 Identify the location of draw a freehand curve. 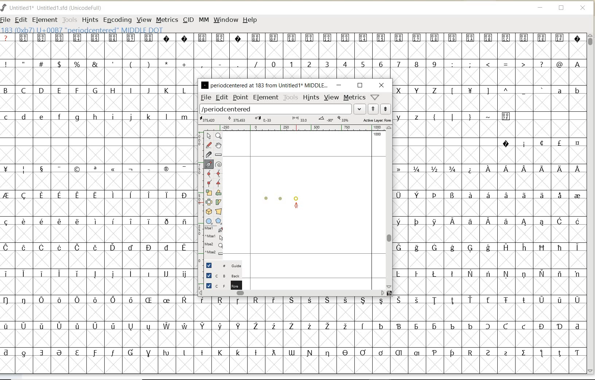
(209, 144).